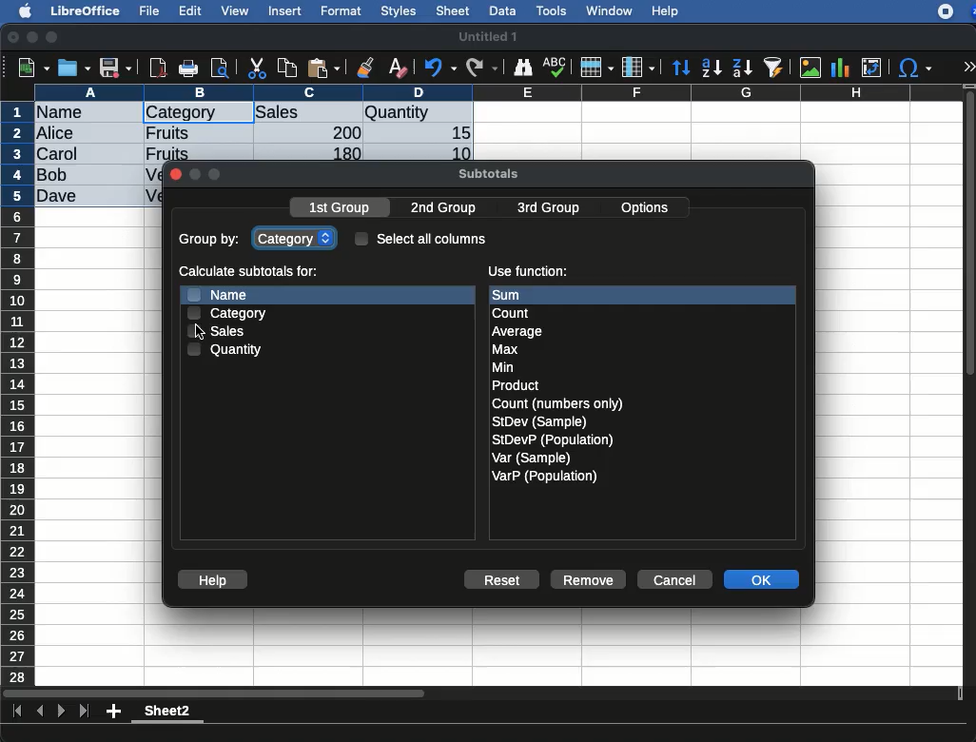 The height and width of the screenshot is (742, 976). What do you see at coordinates (595, 68) in the screenshot?
I see `row` at bounding box center [595, 68].